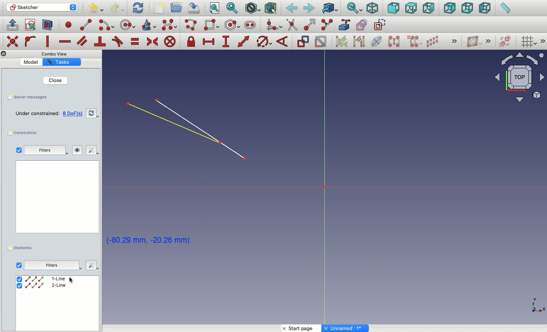 The height and width of the screenshot is (332, 547). I want to click on , so click(54, 266).